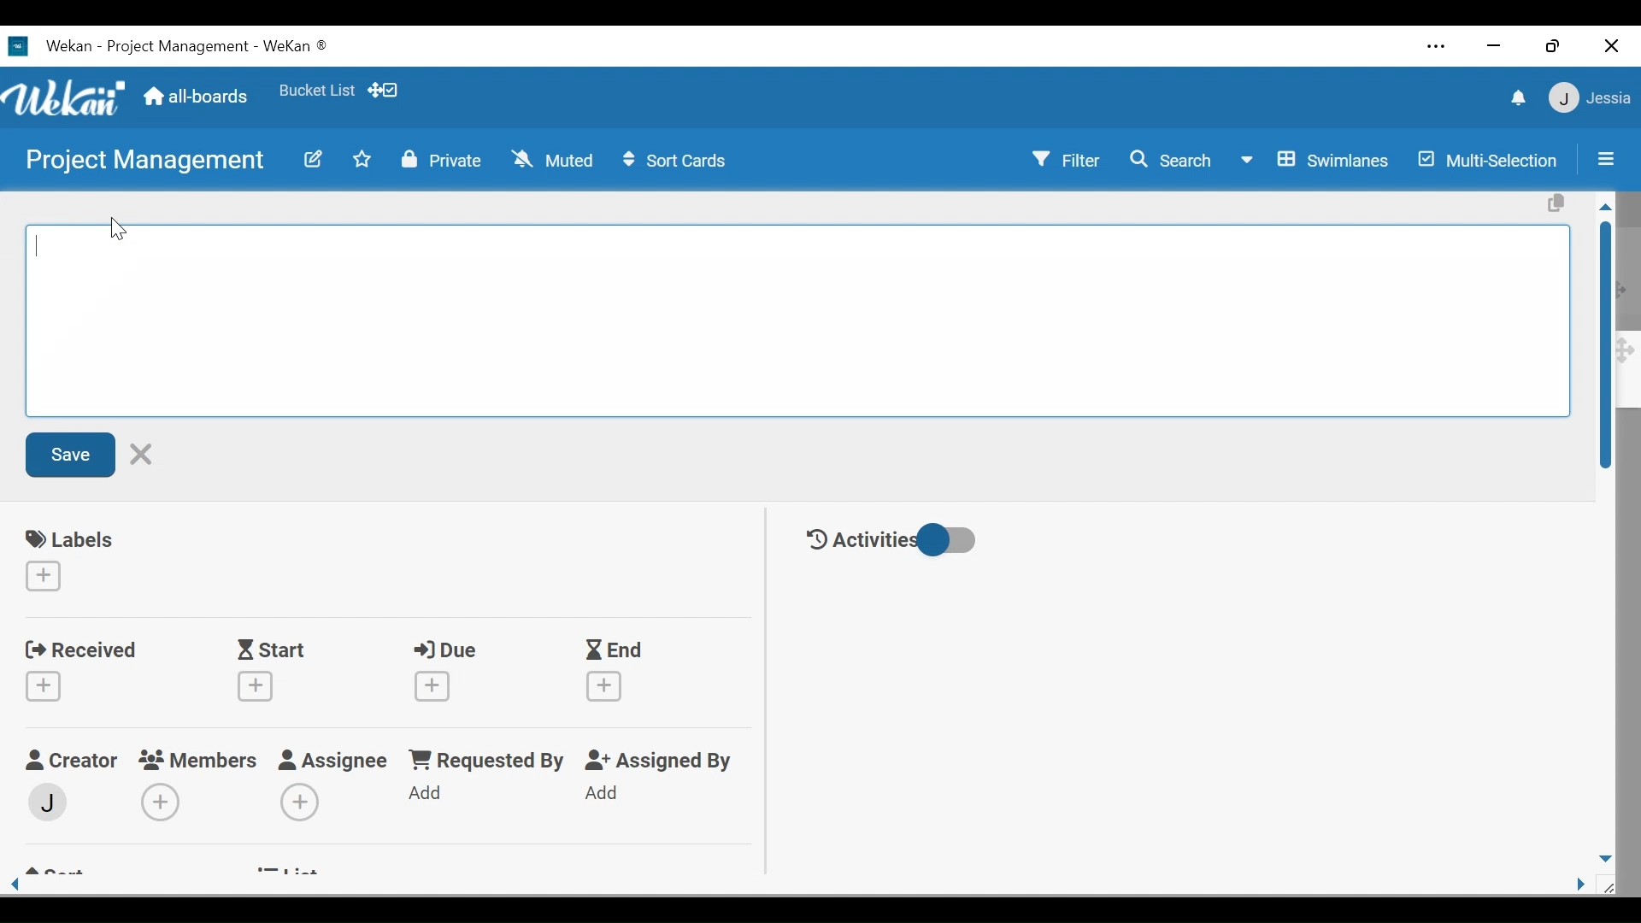  I want to click on Search, so click(1171, 160).